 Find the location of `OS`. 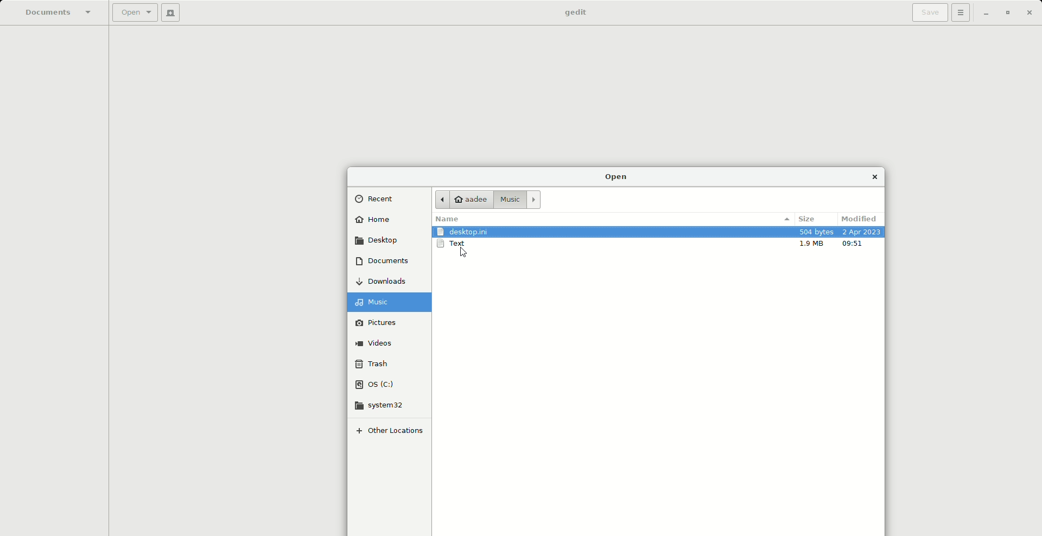

OS is located at coordinates (387, 385).